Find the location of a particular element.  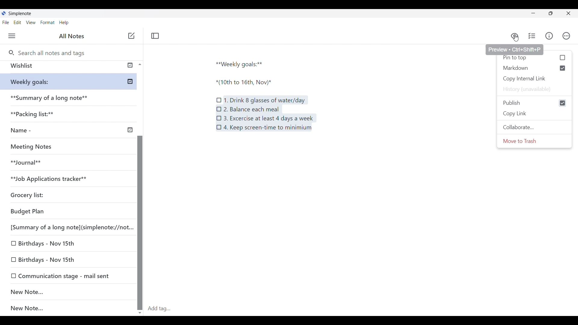

Cursor is located at coordinates (516, 37).